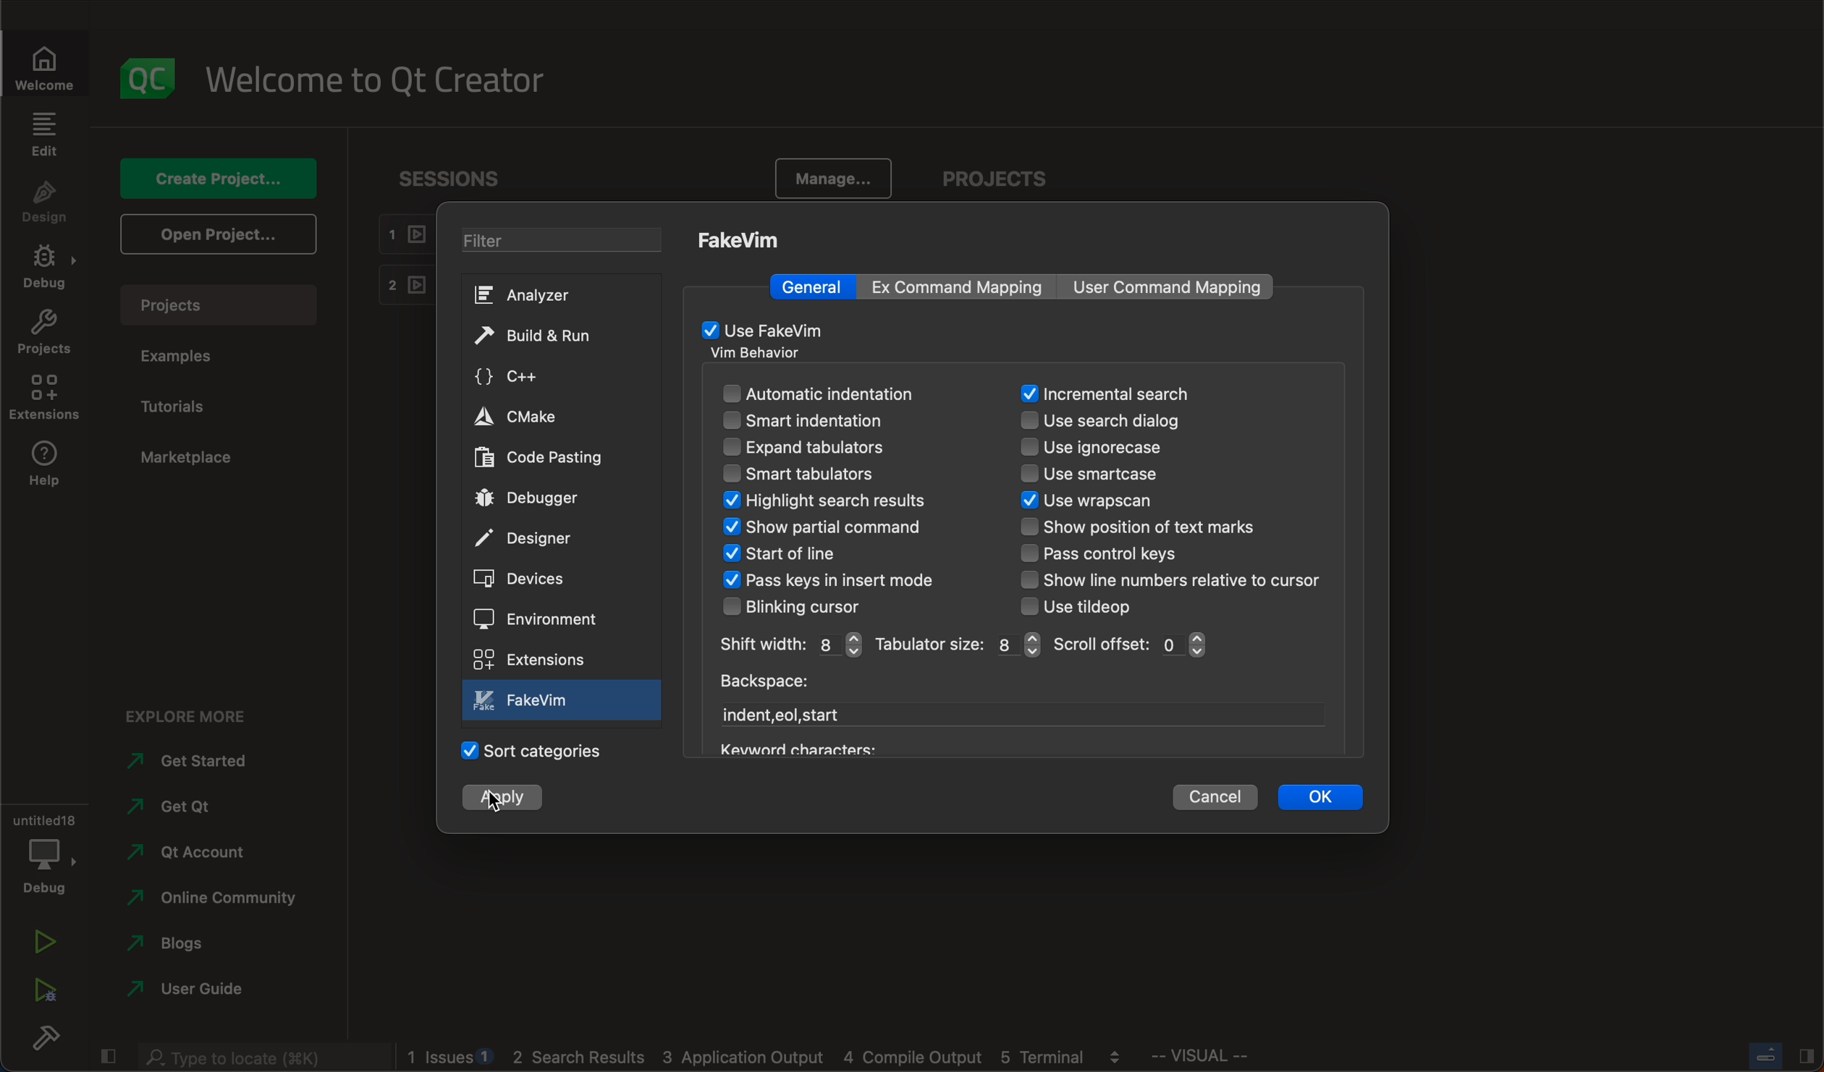  I want to click on search dialog, so click(1120, 422).